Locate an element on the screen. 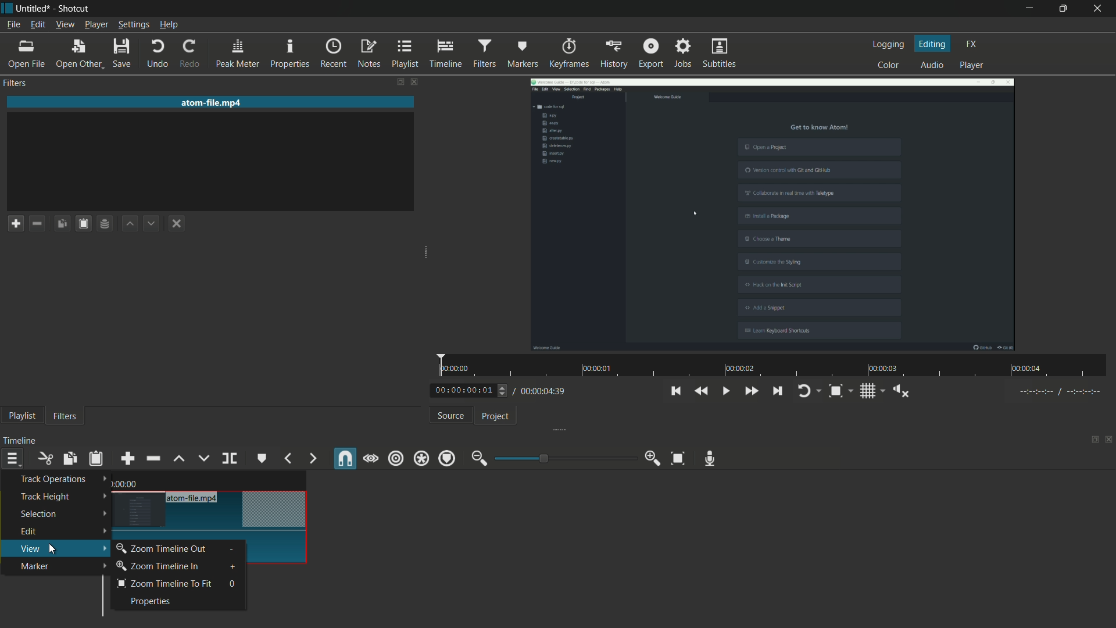  create or edit marker is located at coordinates (262, 458).